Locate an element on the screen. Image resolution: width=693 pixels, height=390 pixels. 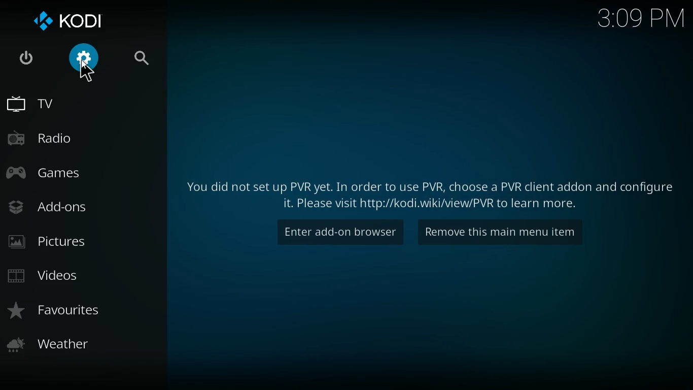
kodi logo is located at coordinates (72, 19).